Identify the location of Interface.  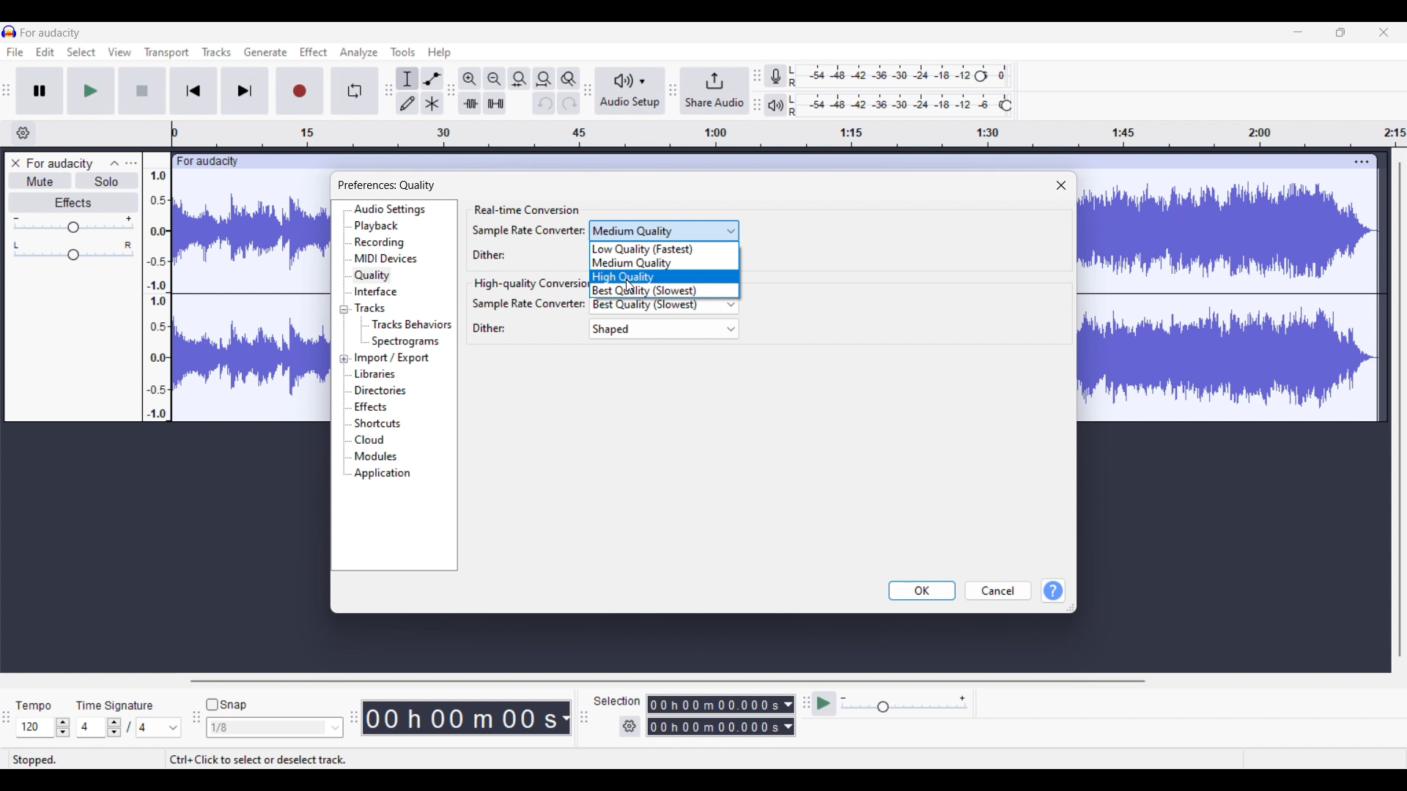
(376, 291).